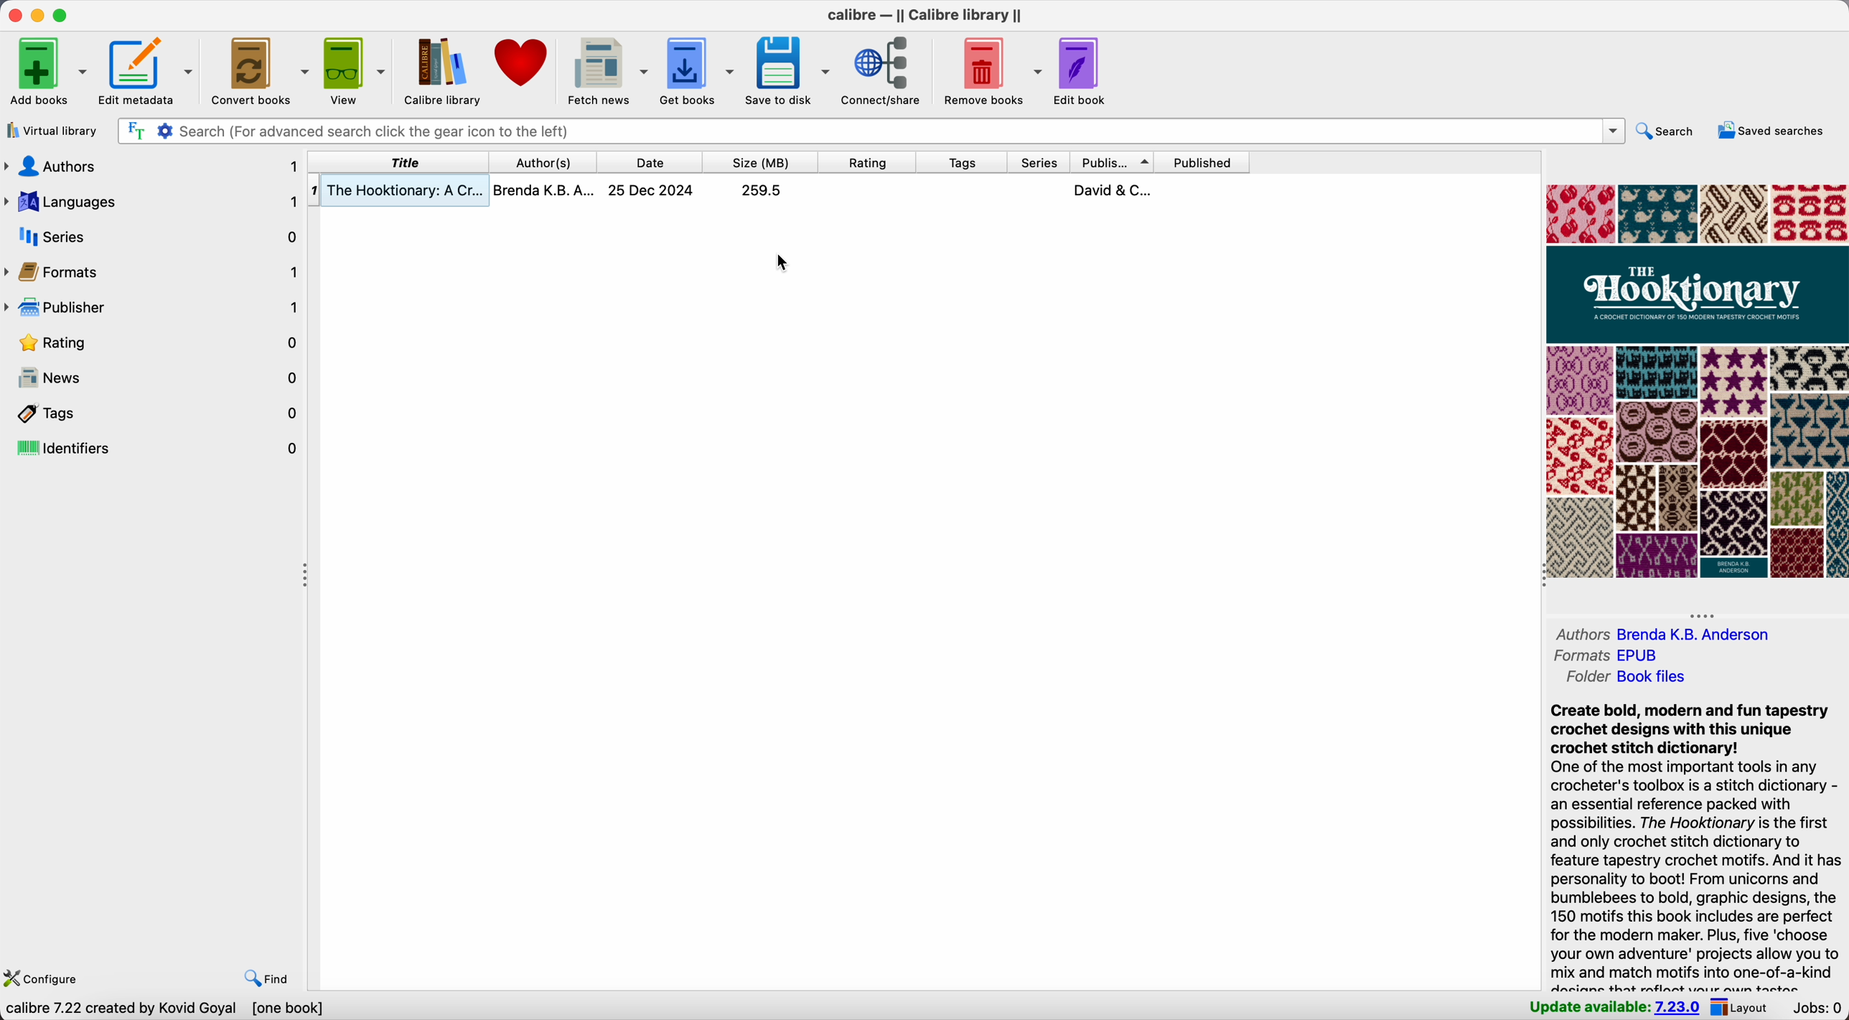 This screenshot has width=1849, height=1020. What do you see at coordinates (966, 162) in the screenshot?
I see `tags` at bounding box center [966, 162].